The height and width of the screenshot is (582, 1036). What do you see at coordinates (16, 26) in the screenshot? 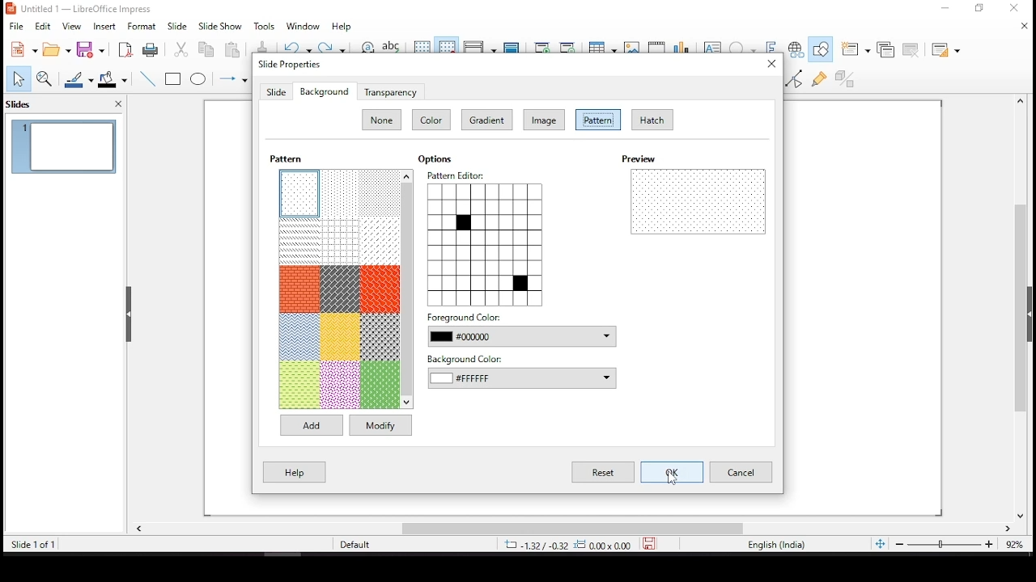
I see `file` at bounding box center [16, 26].